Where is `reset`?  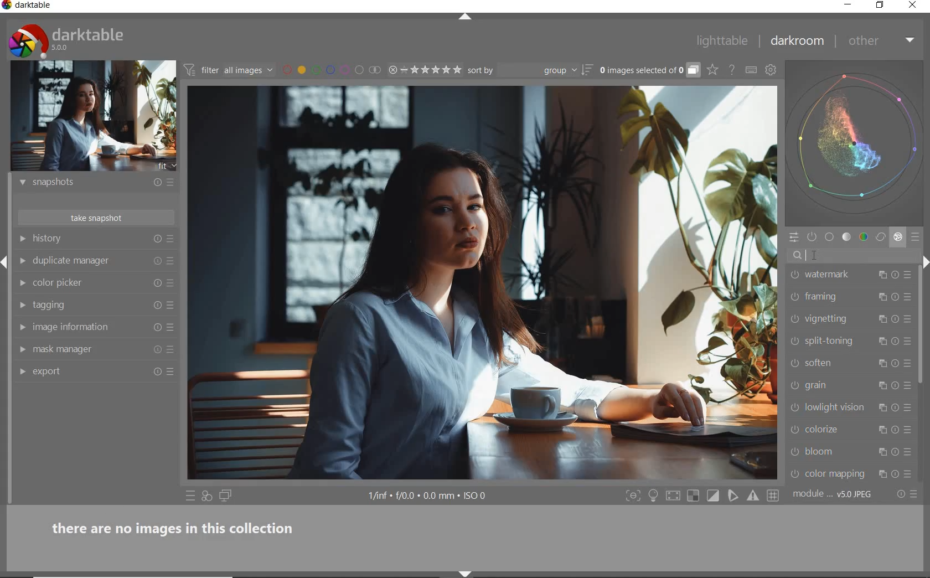 reset is located at coordinates (156, 373).